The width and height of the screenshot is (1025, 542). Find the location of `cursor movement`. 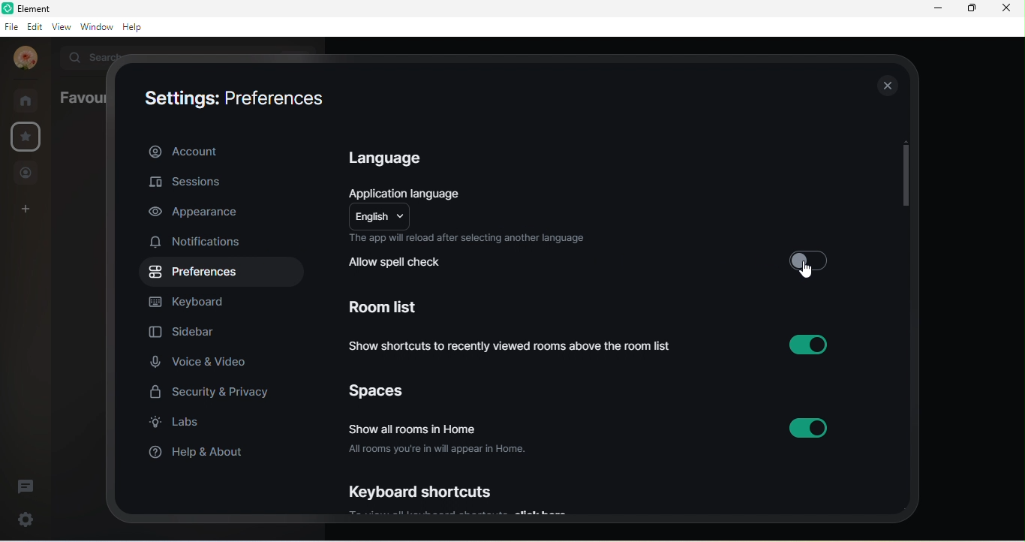

cursor movement is located at coordinates (810, 270).